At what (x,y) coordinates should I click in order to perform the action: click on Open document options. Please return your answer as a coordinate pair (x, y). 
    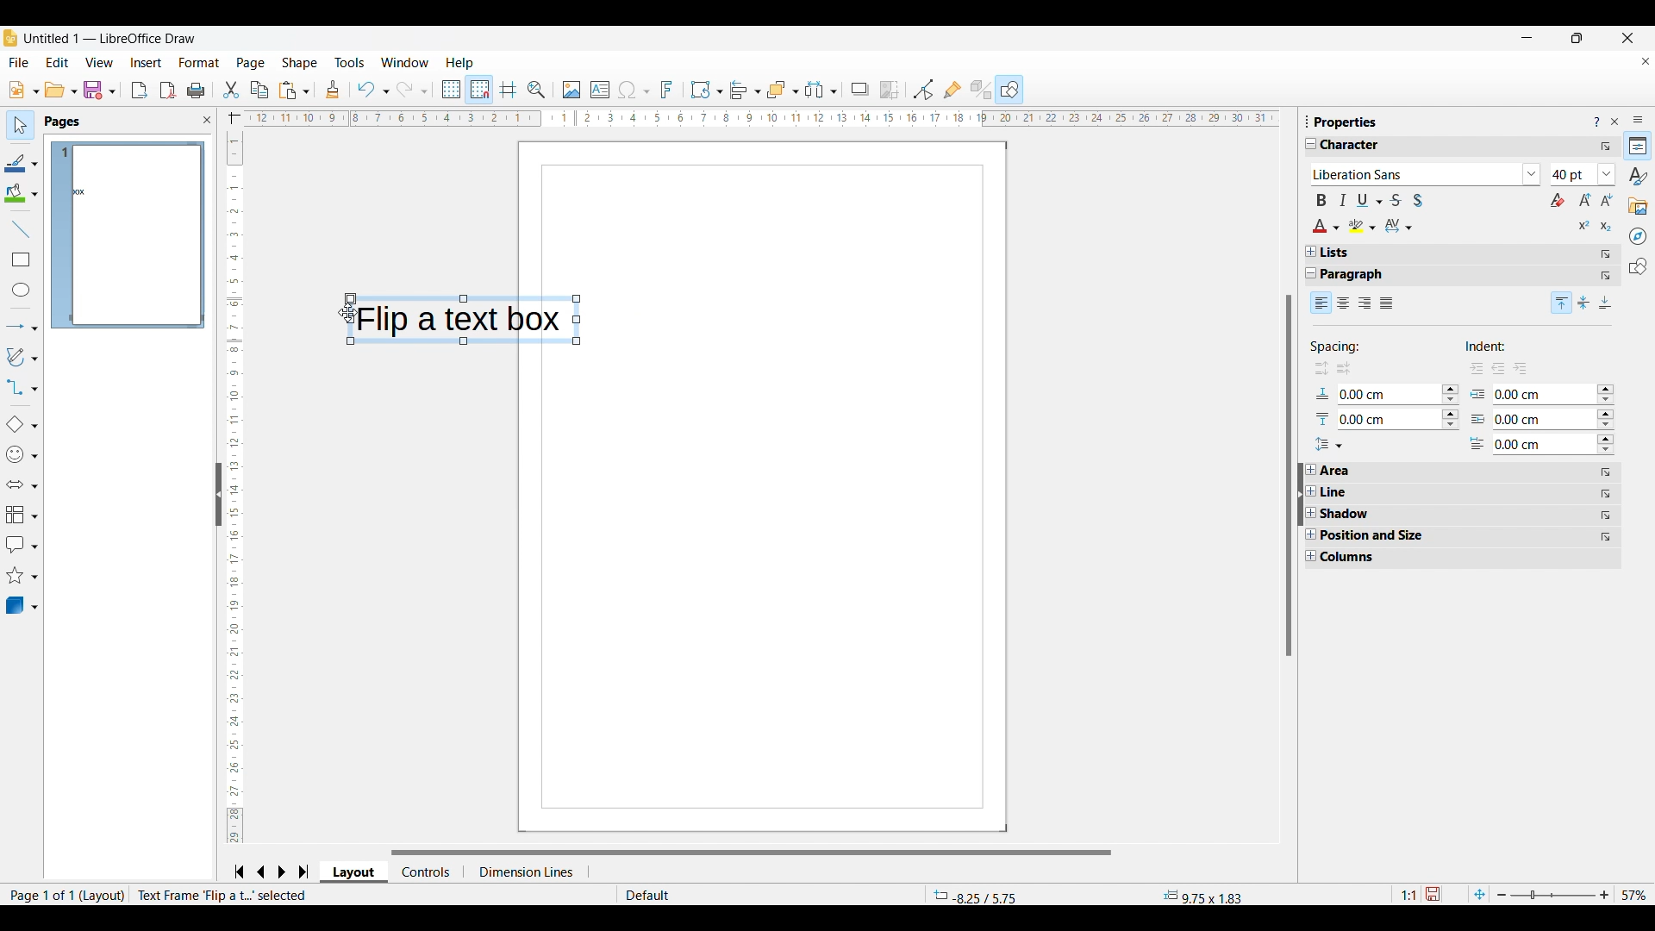
    Looking at the image, I should click on (61, 89).